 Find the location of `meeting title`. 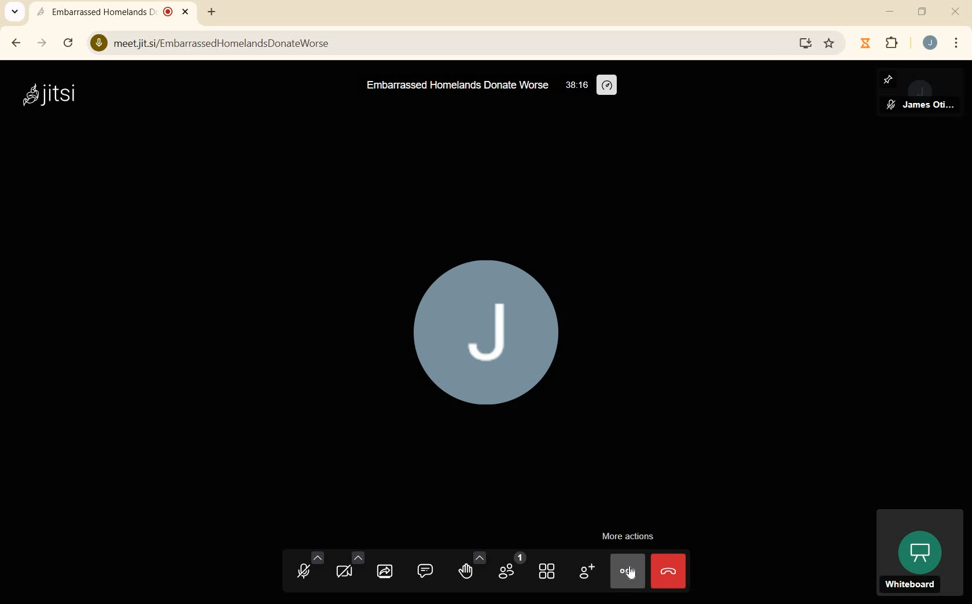

meeting title is located at coordinates (456, 87).